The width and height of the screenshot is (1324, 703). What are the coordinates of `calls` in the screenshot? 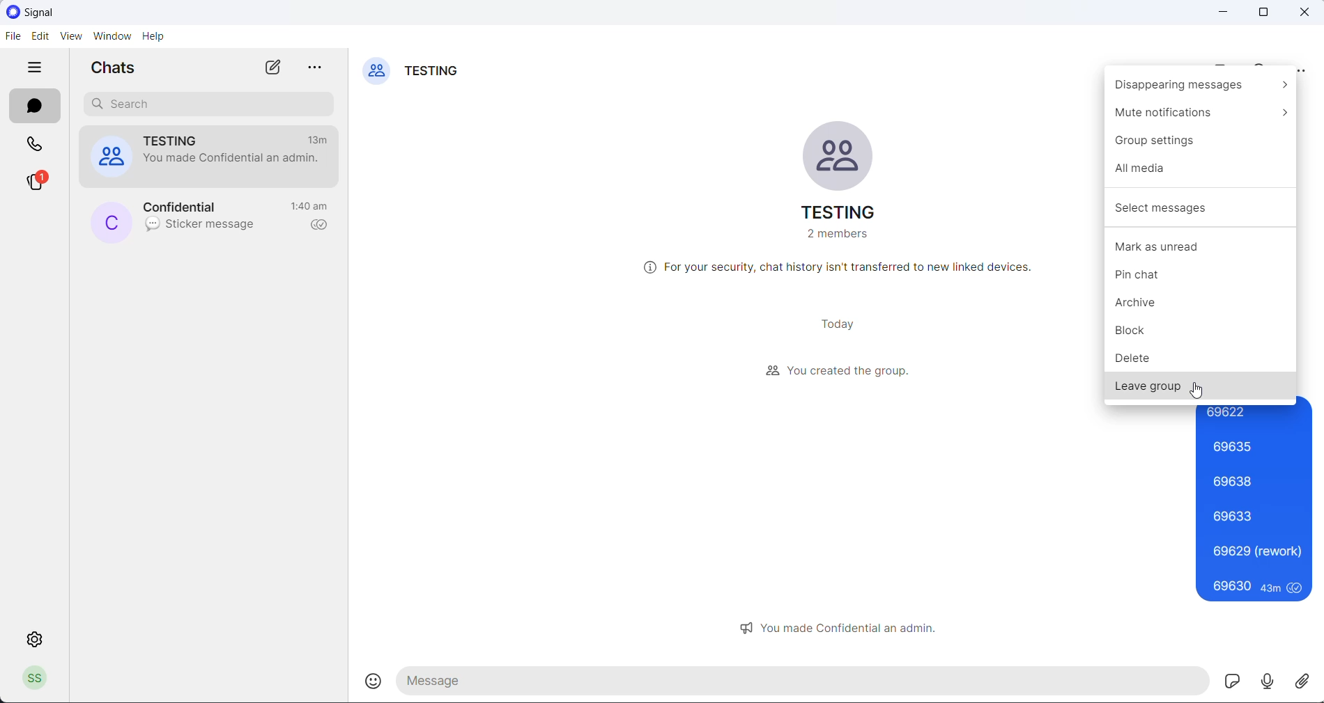 It's located at (36, 147).